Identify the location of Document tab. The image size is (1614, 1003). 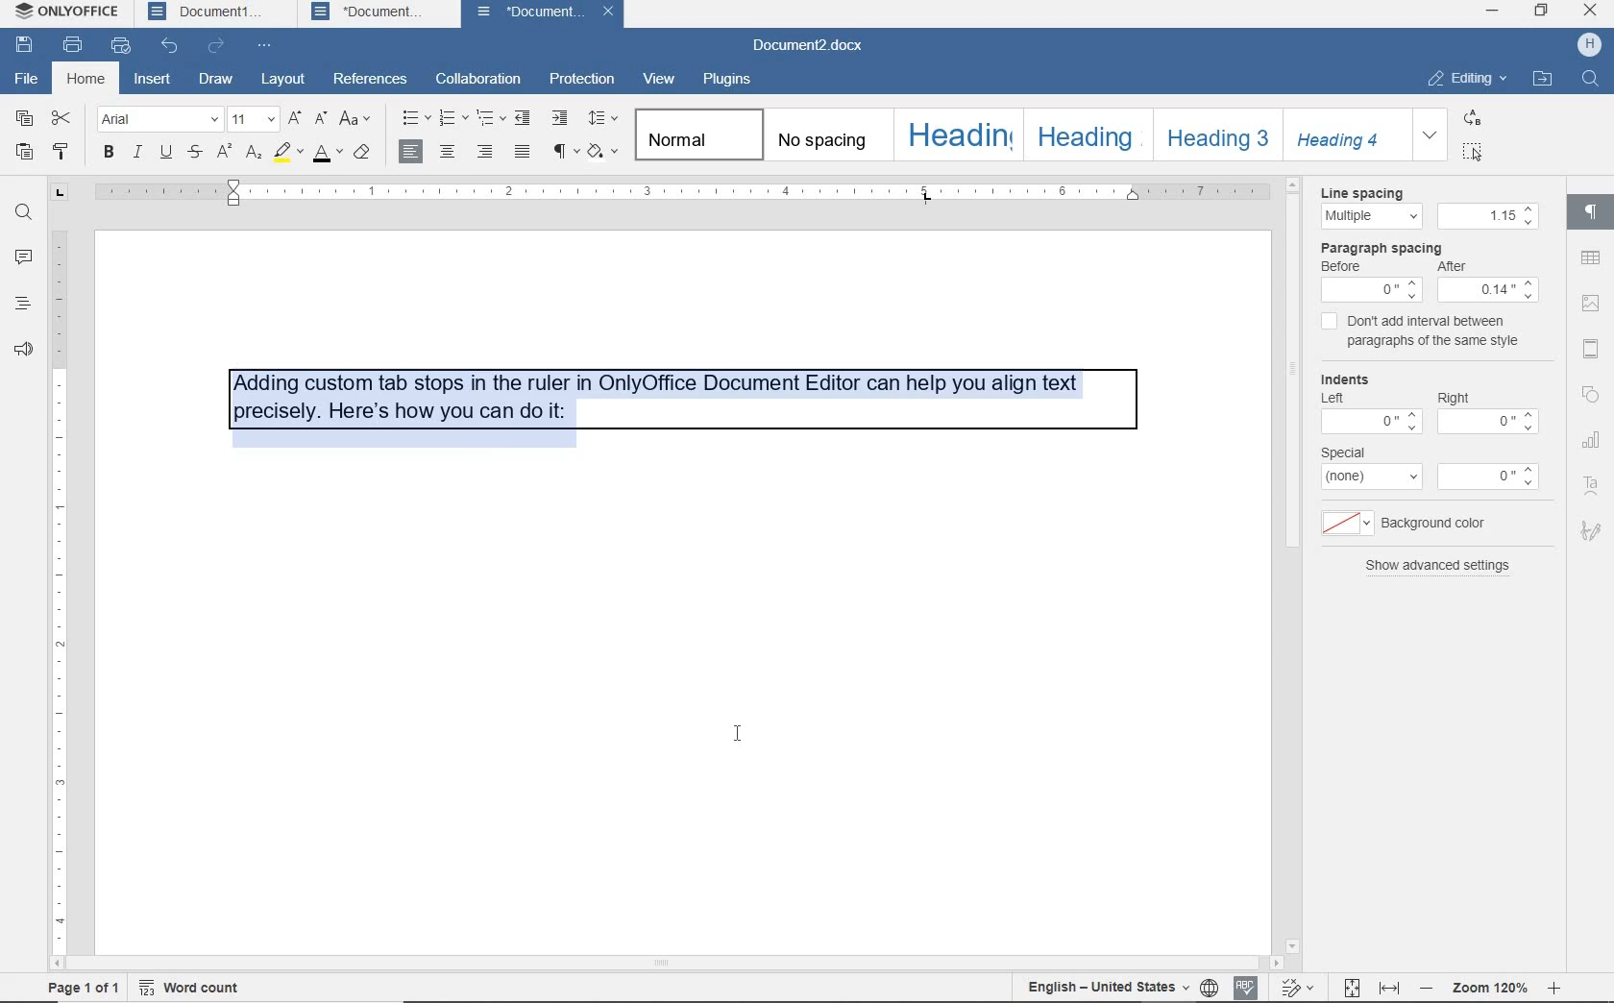
(372, 12).